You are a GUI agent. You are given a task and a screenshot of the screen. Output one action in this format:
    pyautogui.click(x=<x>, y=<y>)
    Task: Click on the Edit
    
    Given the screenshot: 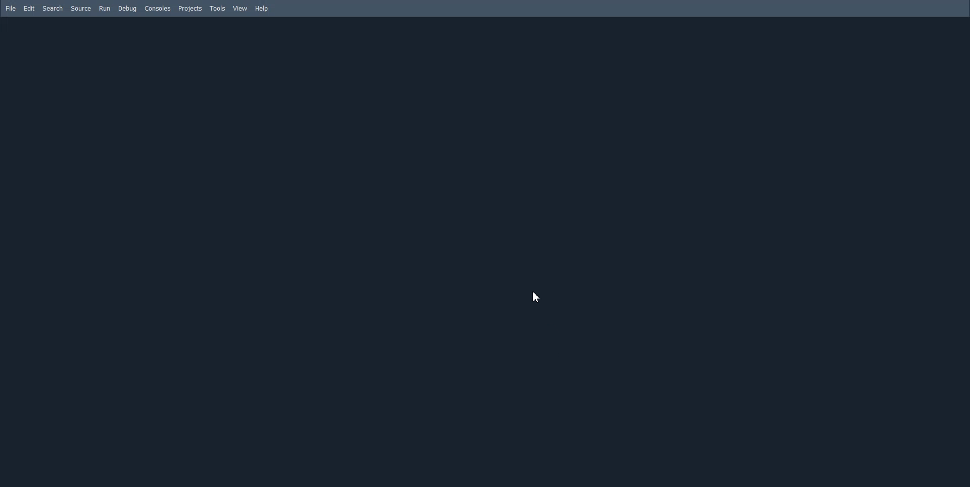 What is the action you would take?
    pyautogui.click(x=29, y=8)
    